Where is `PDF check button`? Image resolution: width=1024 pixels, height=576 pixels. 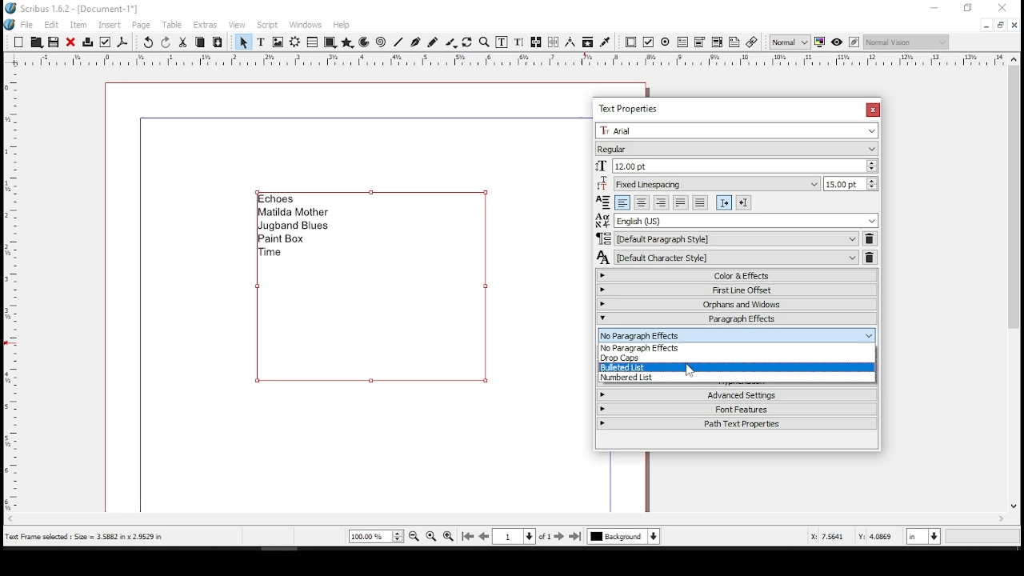 PDF check button is located at coordinates (649, 42).